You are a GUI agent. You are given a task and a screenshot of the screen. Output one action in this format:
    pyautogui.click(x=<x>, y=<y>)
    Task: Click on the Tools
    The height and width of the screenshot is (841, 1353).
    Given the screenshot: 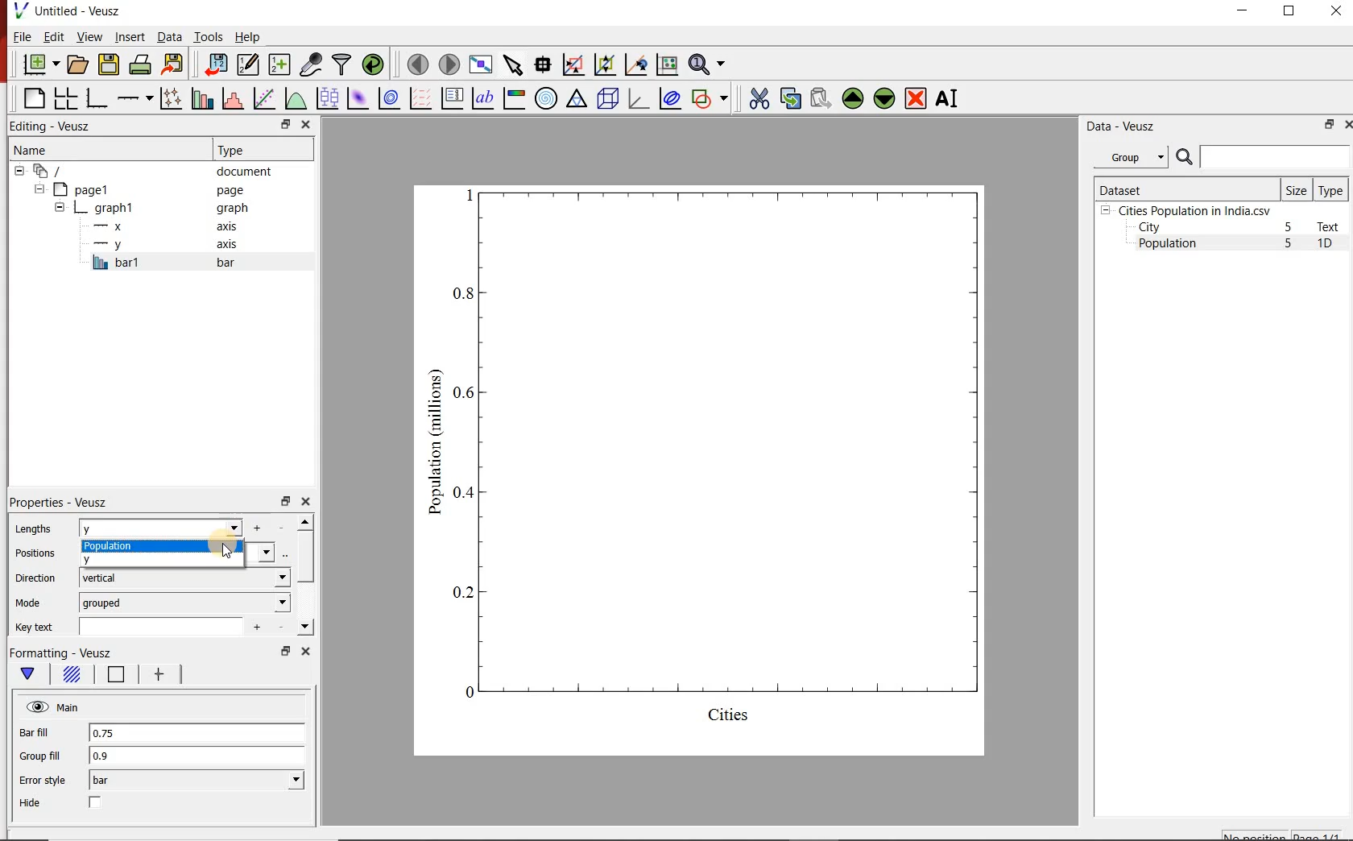 What is the action you would take?
    pyautogui.click(x=207, y=36)
    